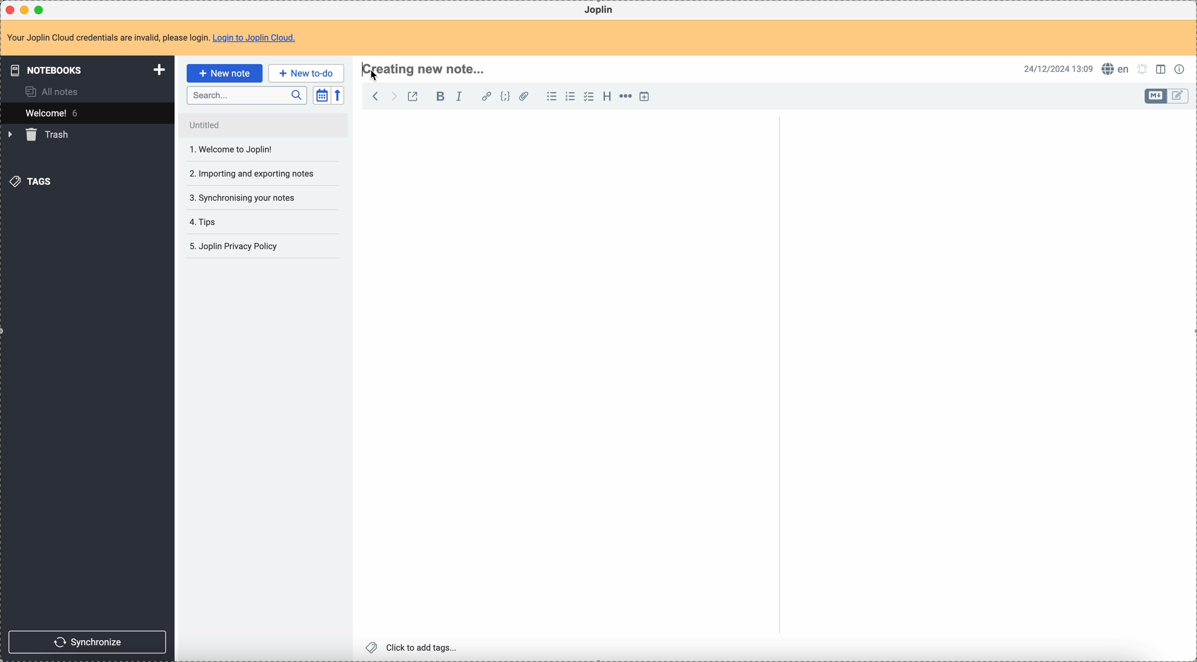 Image resolution: width=1197 pixels, height=662 pixels. What do you see at coordinates (393, 97) in the screenshot?
I see `foward` at bounding box center [393, 97].